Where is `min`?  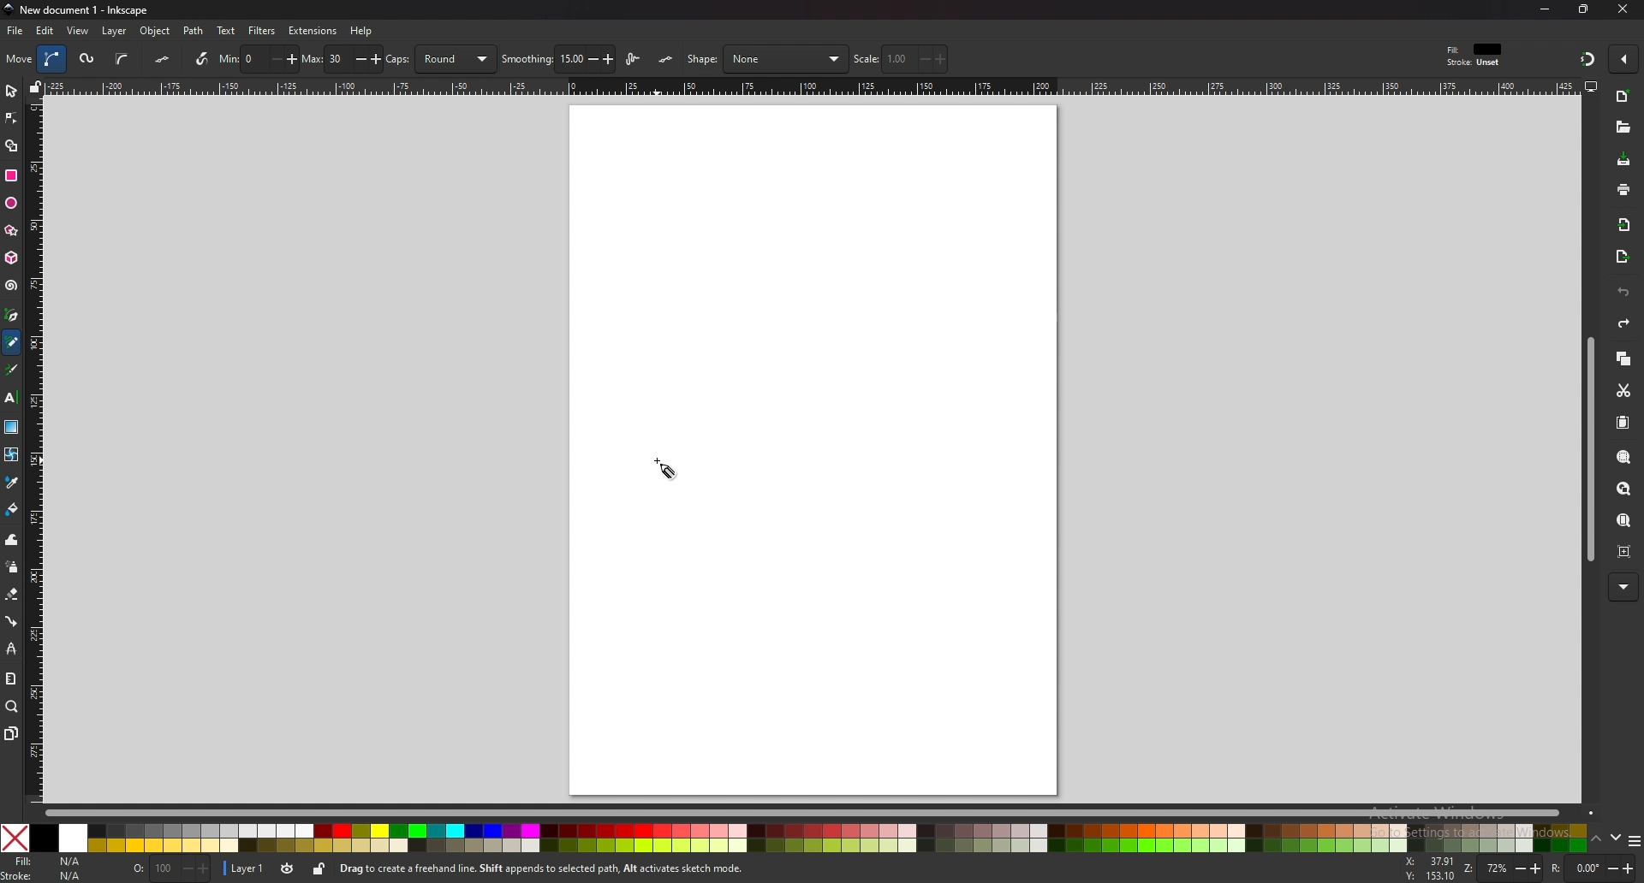 min is located at coordinates (259, 59).